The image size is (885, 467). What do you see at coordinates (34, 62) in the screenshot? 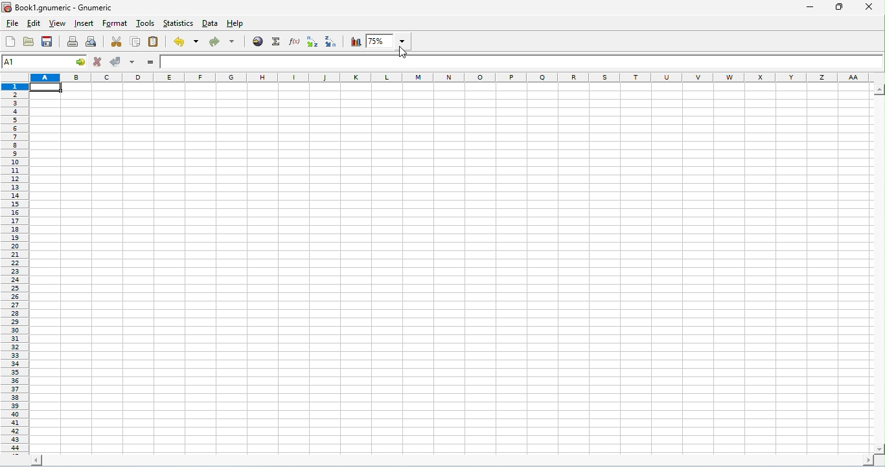
I see `selected cell number` at bounding box center [34, 62].